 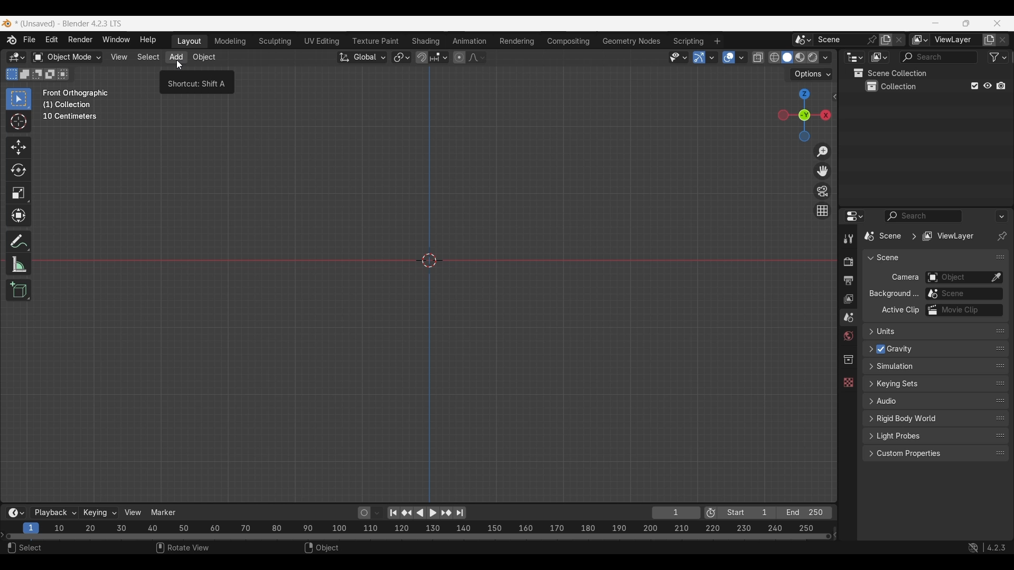 What do you see at coordinates (19, 193) in the screenshot?
I see `Scale` at bounding box center [19, 193].